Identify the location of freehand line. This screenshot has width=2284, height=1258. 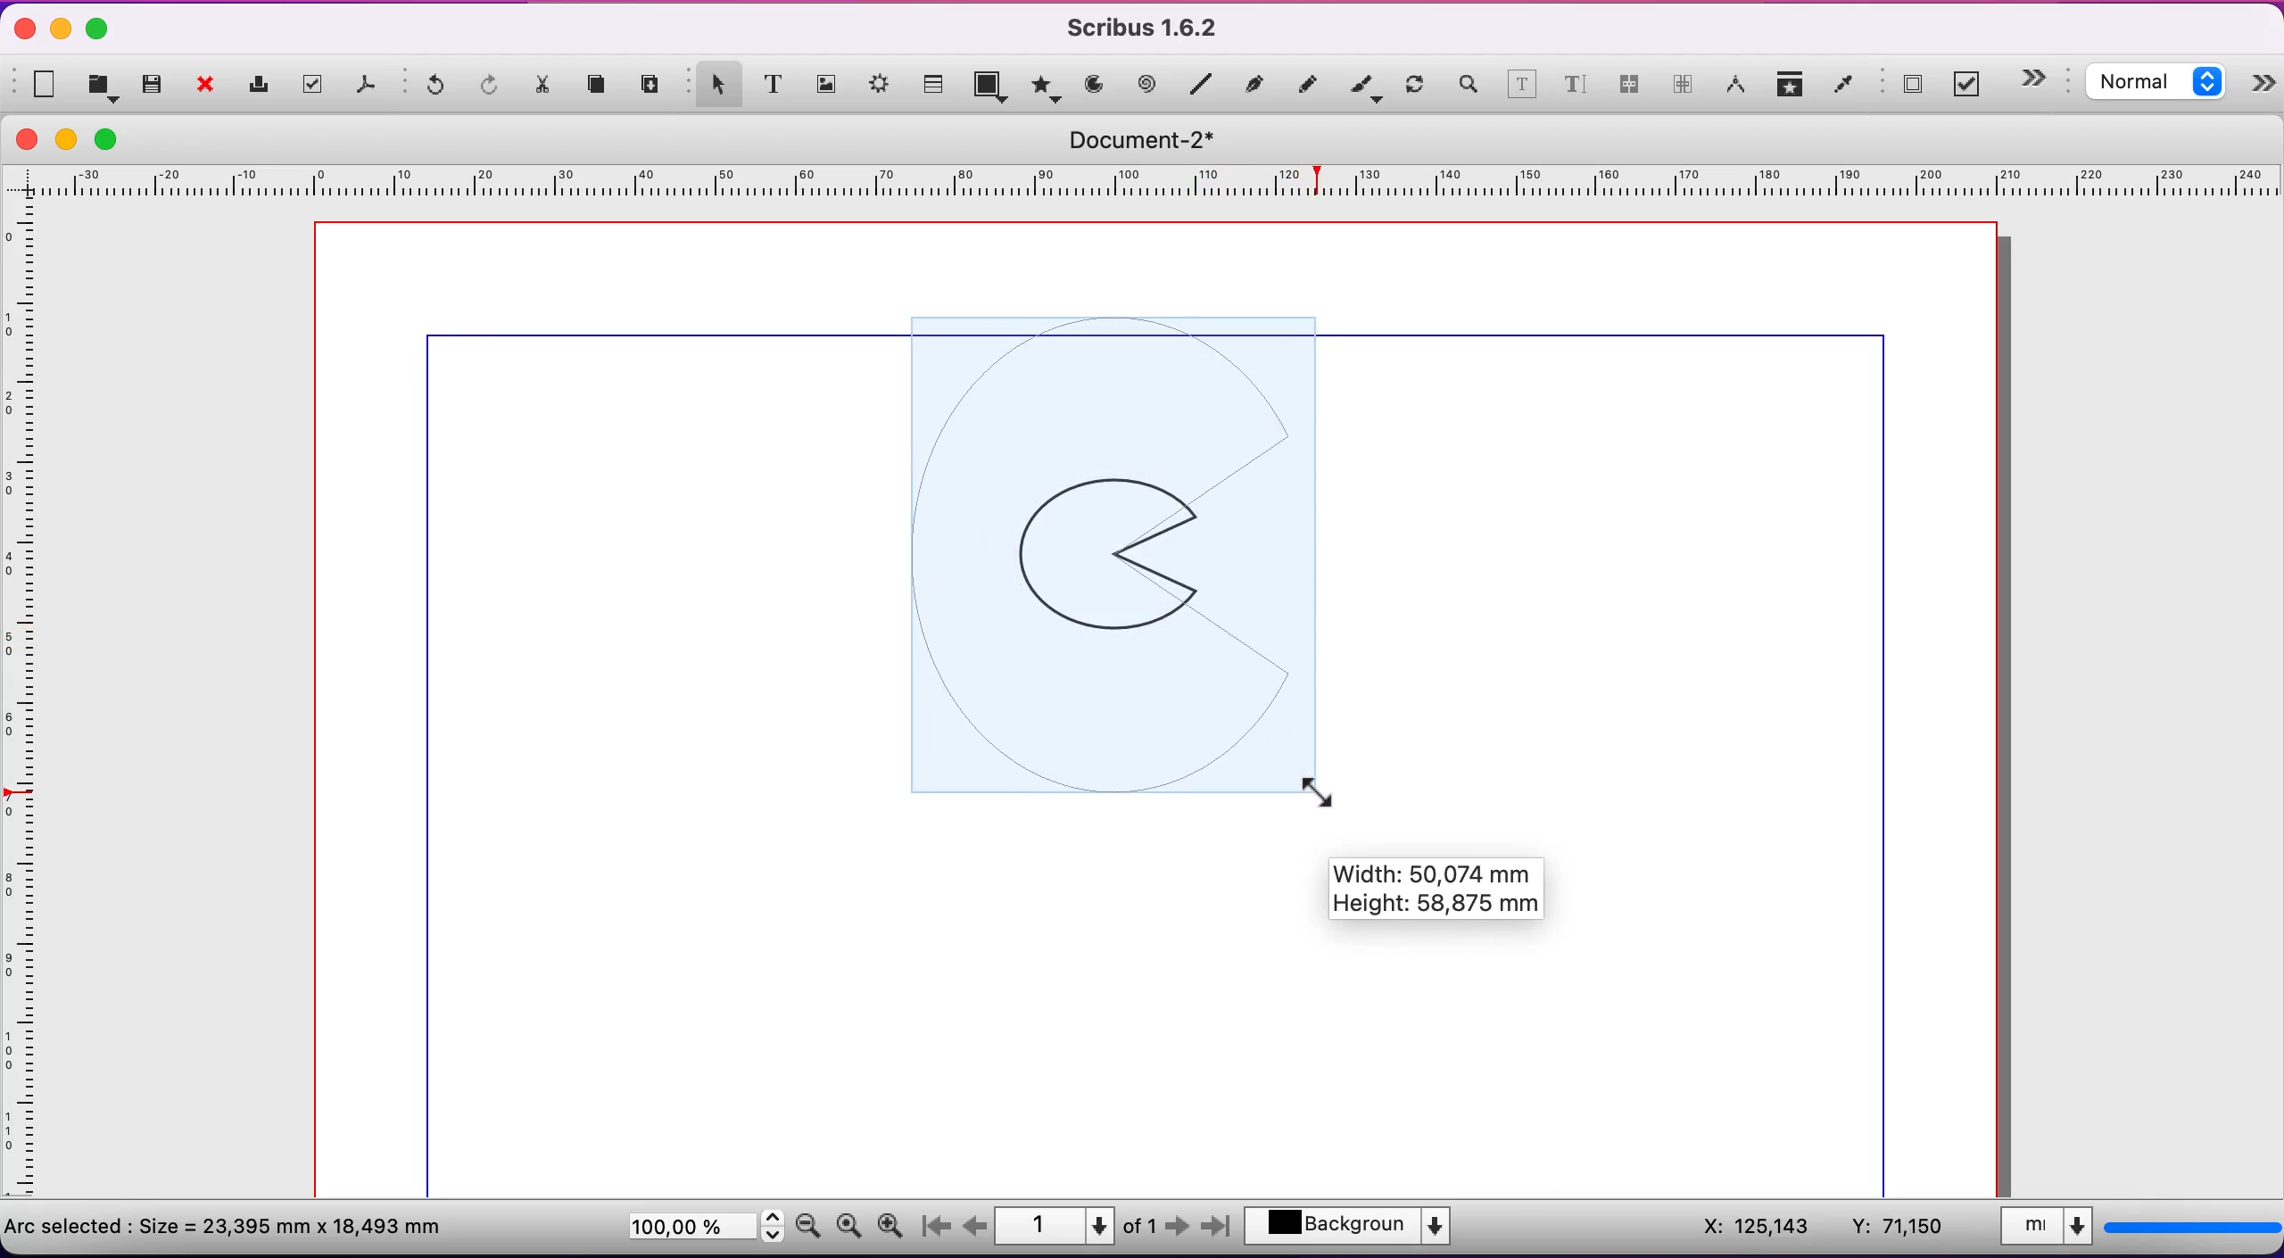
(1309, 83).